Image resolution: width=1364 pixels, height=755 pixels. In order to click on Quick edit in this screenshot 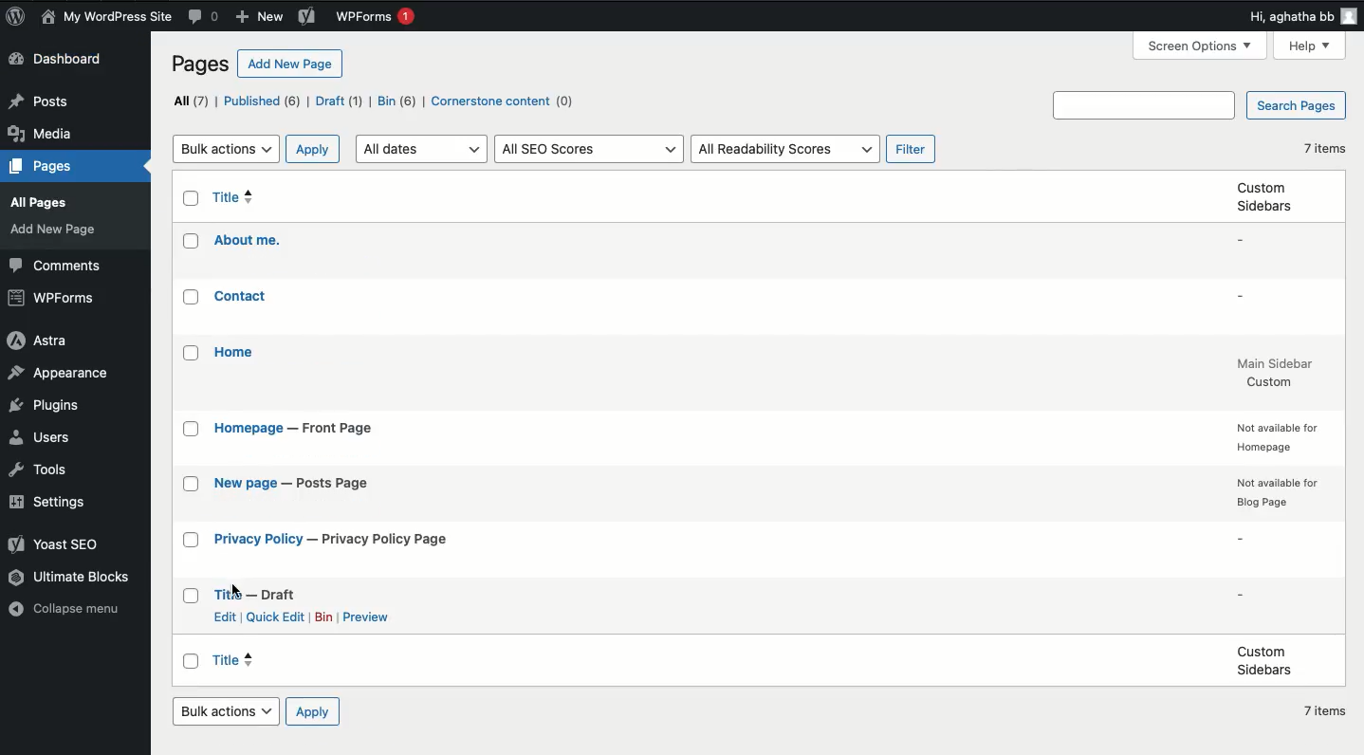, I will do `click(275, 618)`.